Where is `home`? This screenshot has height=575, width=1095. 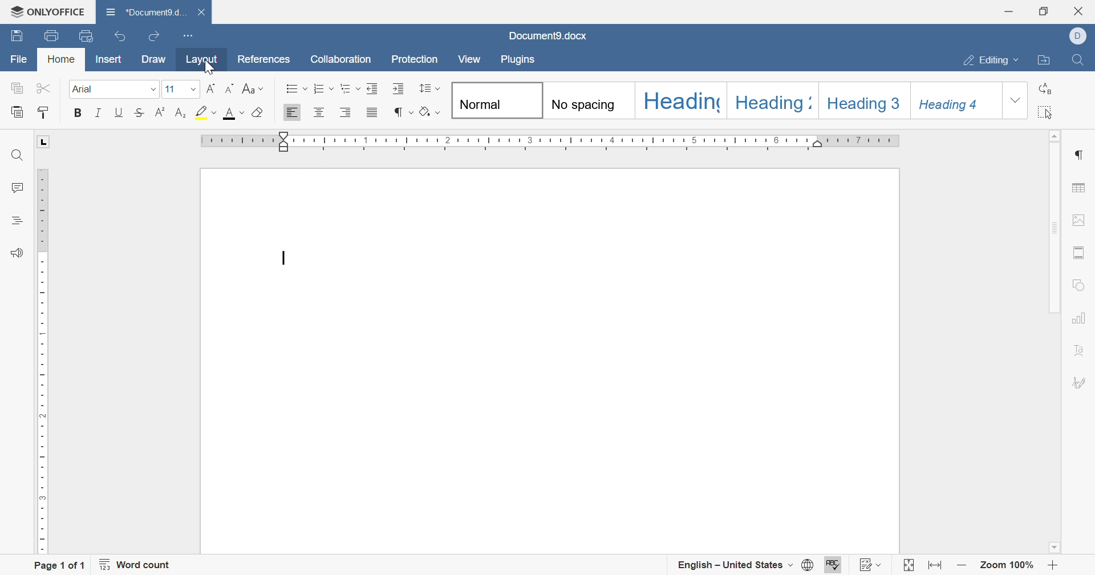
home is located at coordinates (62, 61).